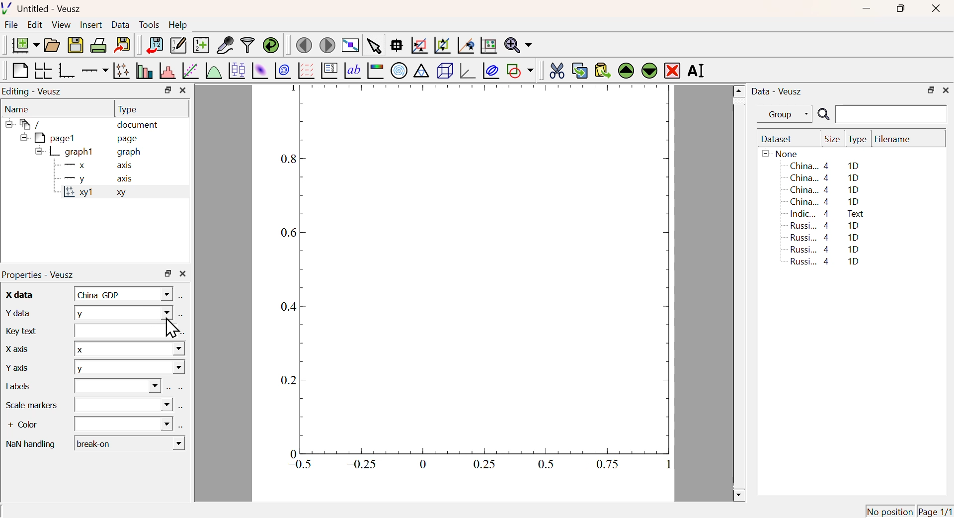  What do you see at coordinates (177, 46) in the screenshot?
I see `Edit or add new data sets` at bounding box center [177, 46].